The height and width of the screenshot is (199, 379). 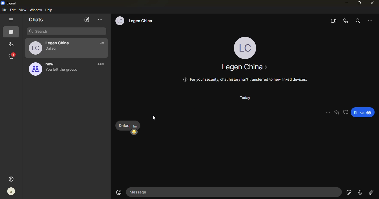 I want to click on today, so click(x=244, y=98).